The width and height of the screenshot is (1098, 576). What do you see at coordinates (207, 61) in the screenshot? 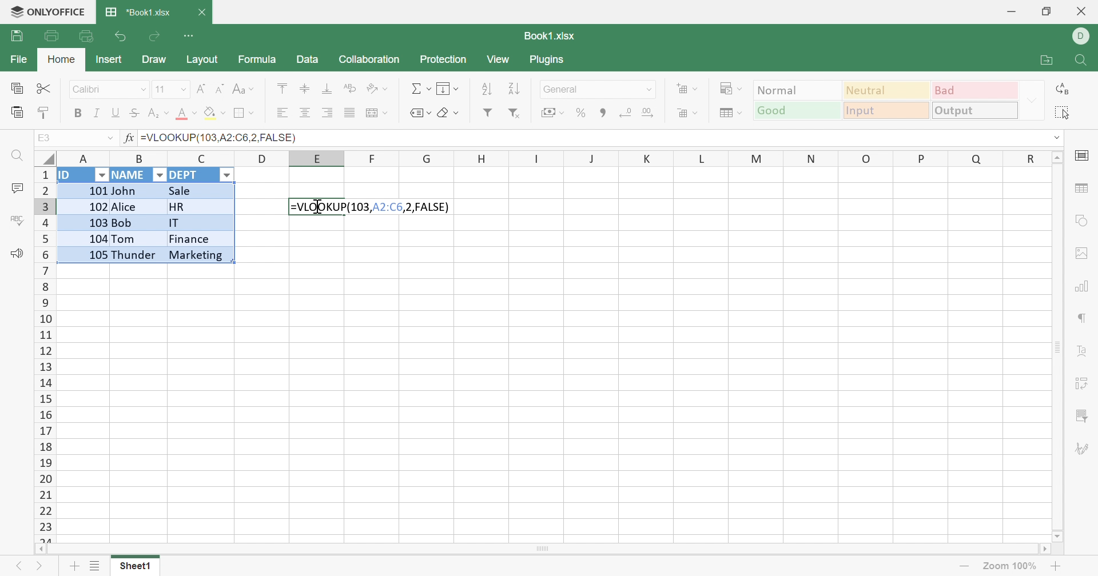
I see `Layout` at bounding box center [207, 61].